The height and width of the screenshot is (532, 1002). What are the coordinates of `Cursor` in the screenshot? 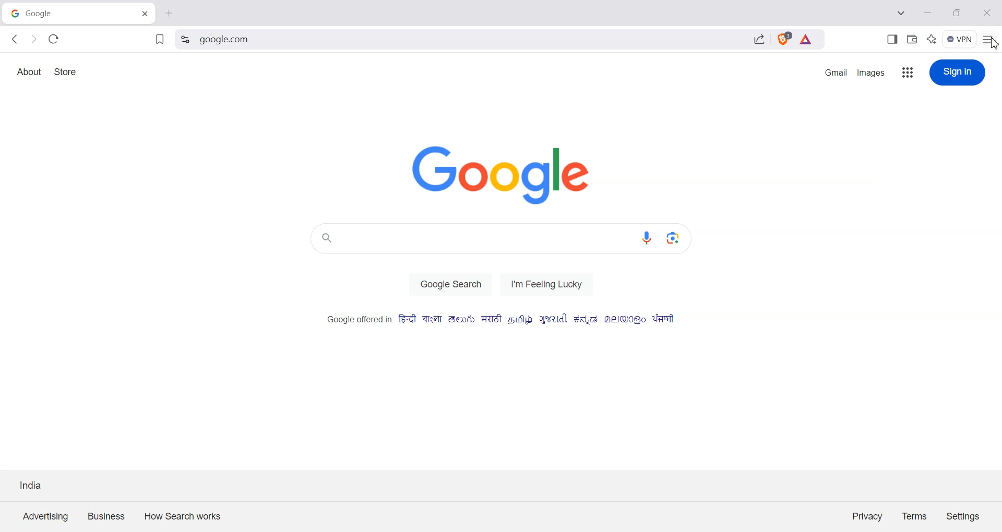 It's located at (995, 43).